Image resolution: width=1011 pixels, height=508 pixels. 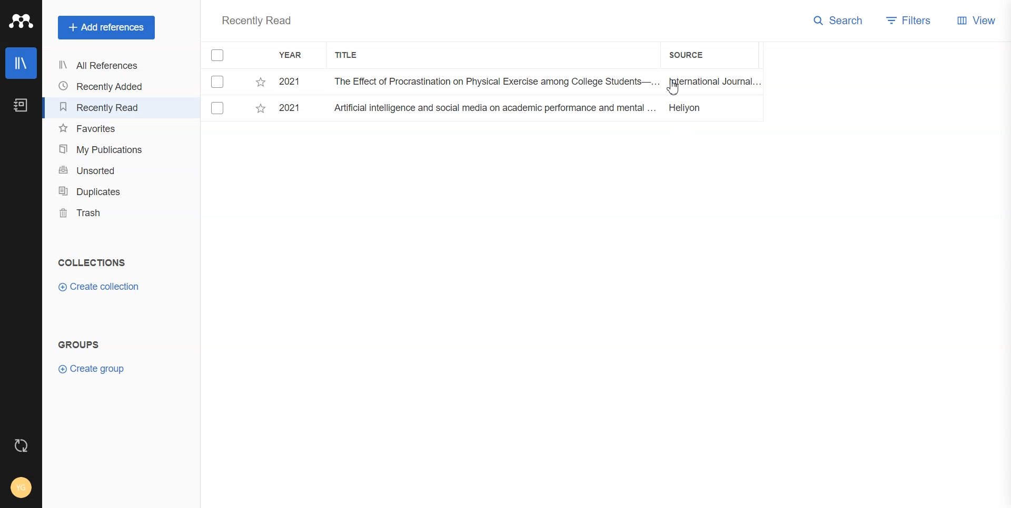 What do you see at coordinates (22, 486) in the screenshot?
I see `Account` at bounding box center [22, 486].